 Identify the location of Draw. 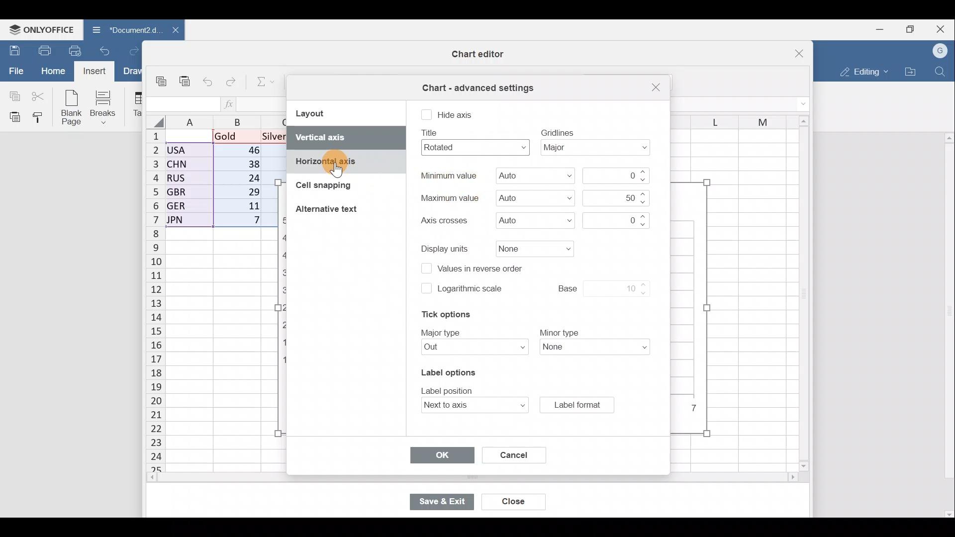
(132, 71).